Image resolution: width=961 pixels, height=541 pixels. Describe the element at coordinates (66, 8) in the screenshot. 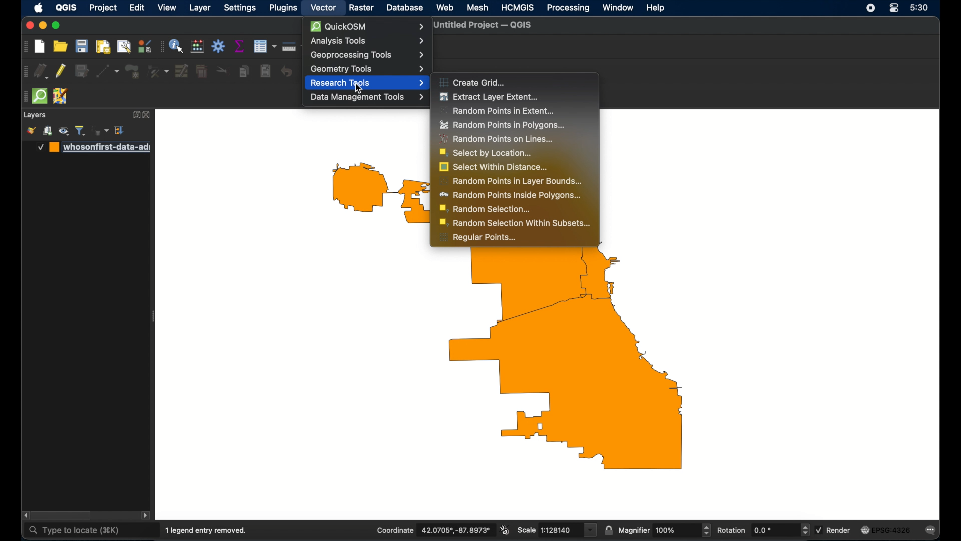

I see `QGIS` at that location.